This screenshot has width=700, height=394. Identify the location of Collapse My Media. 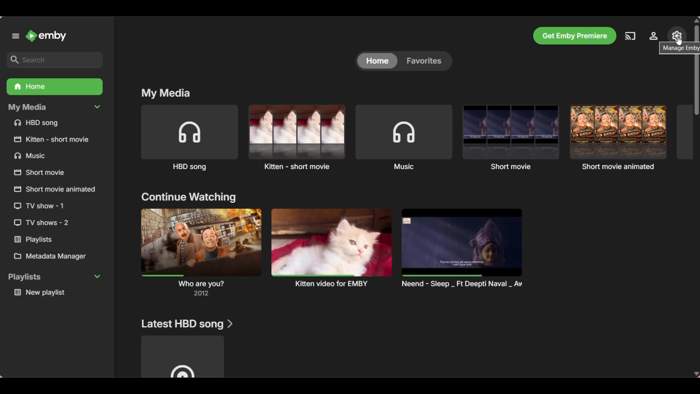
(55, 107).